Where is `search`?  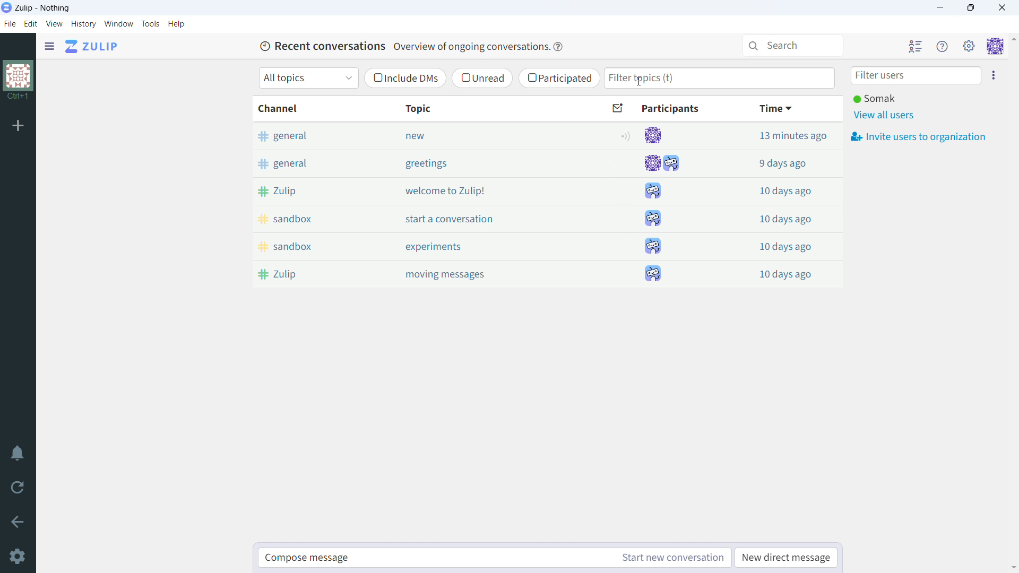
search is located at coordinates (795, 46).